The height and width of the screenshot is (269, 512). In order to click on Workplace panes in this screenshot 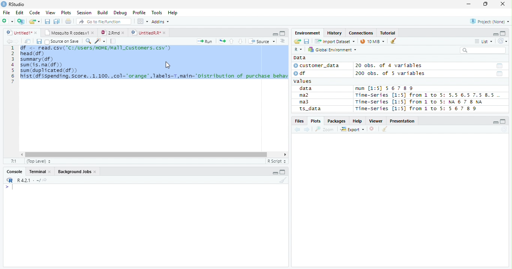, I will do `click(142, 21)`.